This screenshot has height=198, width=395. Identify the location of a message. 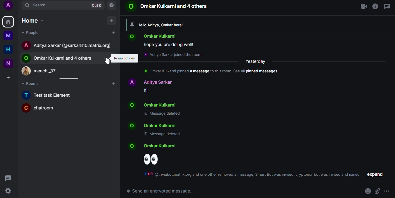
(199, 71).